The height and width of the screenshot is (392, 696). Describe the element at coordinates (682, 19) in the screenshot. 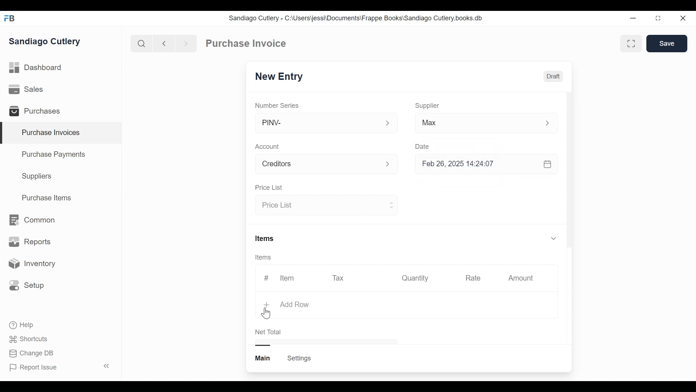

I see `close` at that location.